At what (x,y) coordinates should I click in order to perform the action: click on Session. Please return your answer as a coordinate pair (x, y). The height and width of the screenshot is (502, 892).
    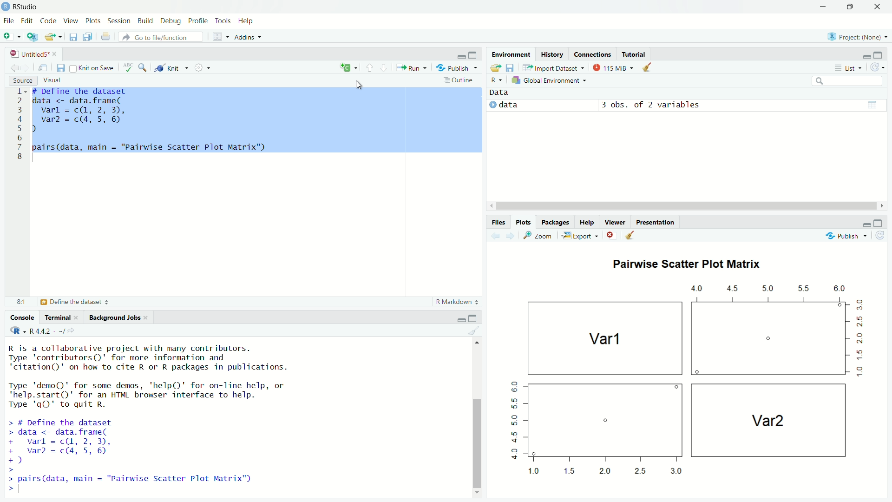
    Looking at the image, I should click on (119, 20).